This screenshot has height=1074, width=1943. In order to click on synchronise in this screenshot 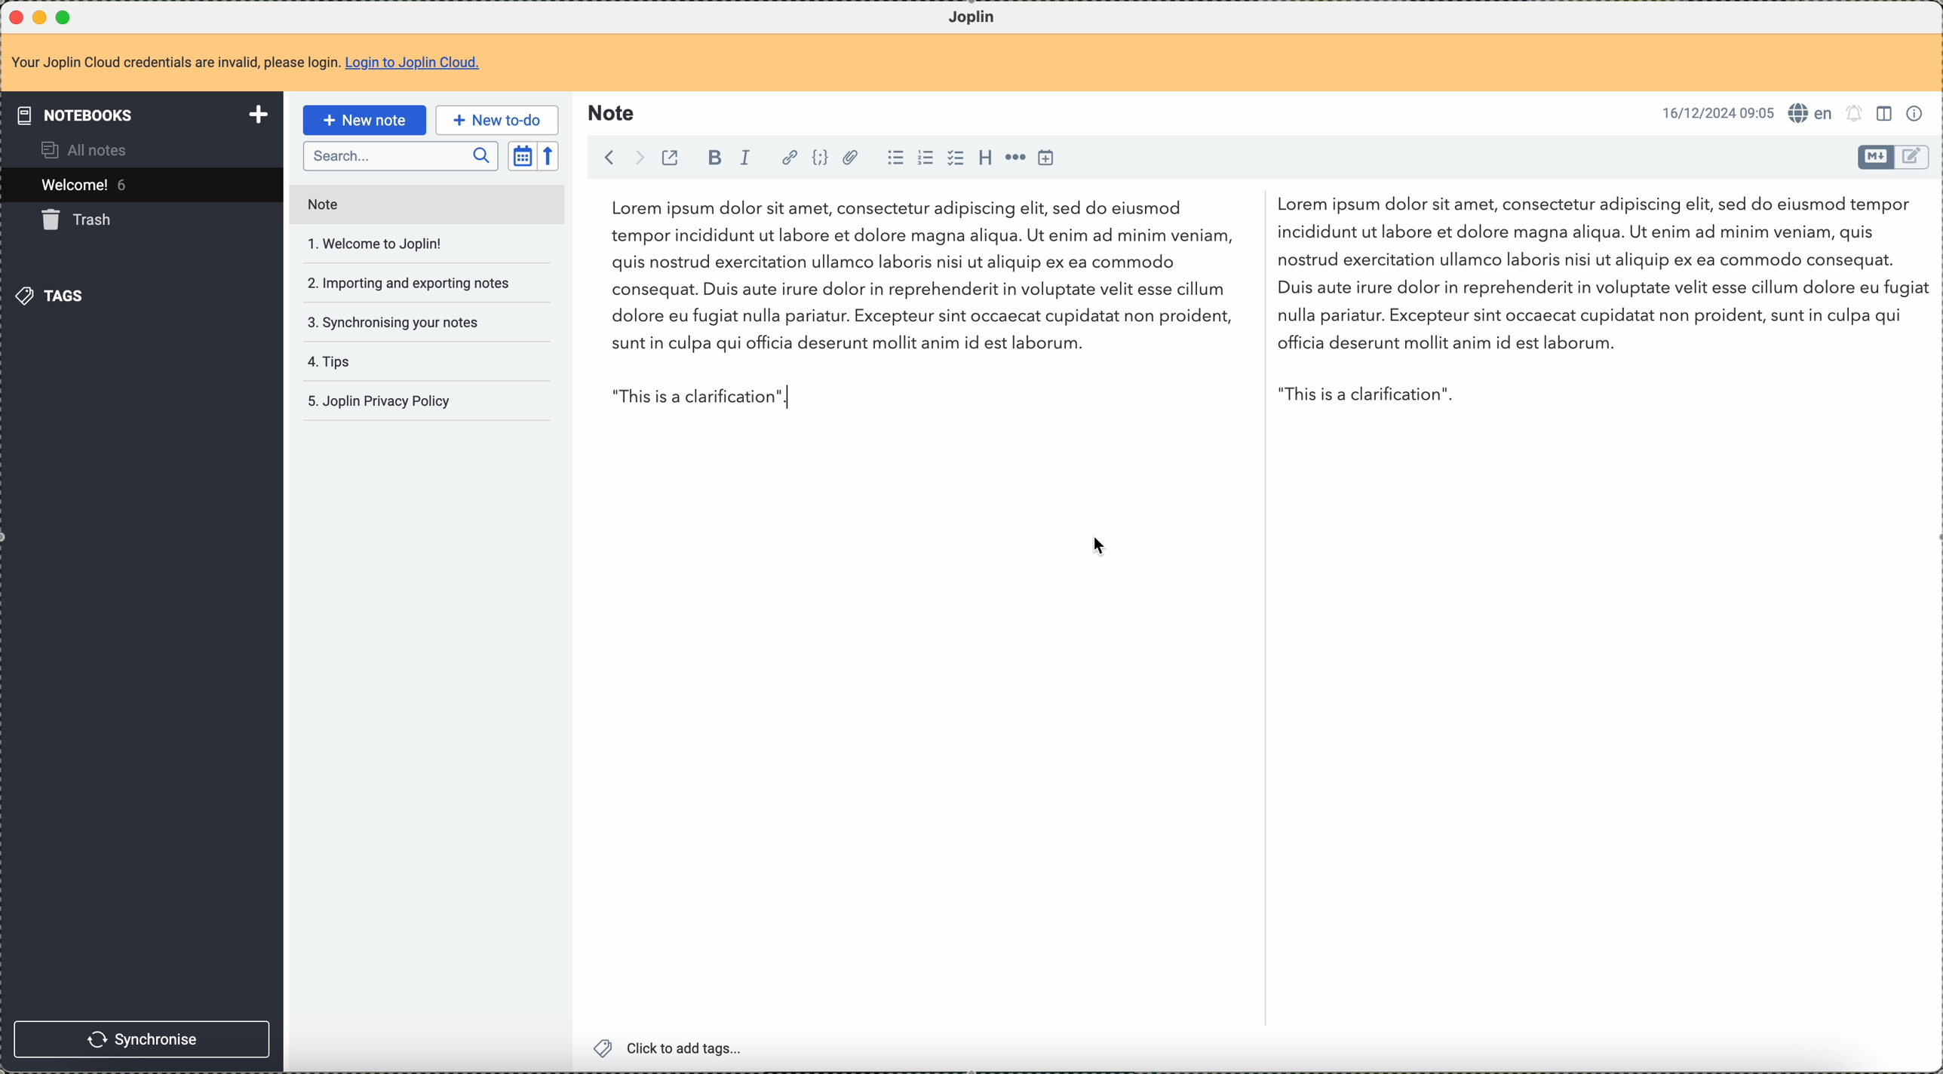, I will do `click(143, 1040)`.